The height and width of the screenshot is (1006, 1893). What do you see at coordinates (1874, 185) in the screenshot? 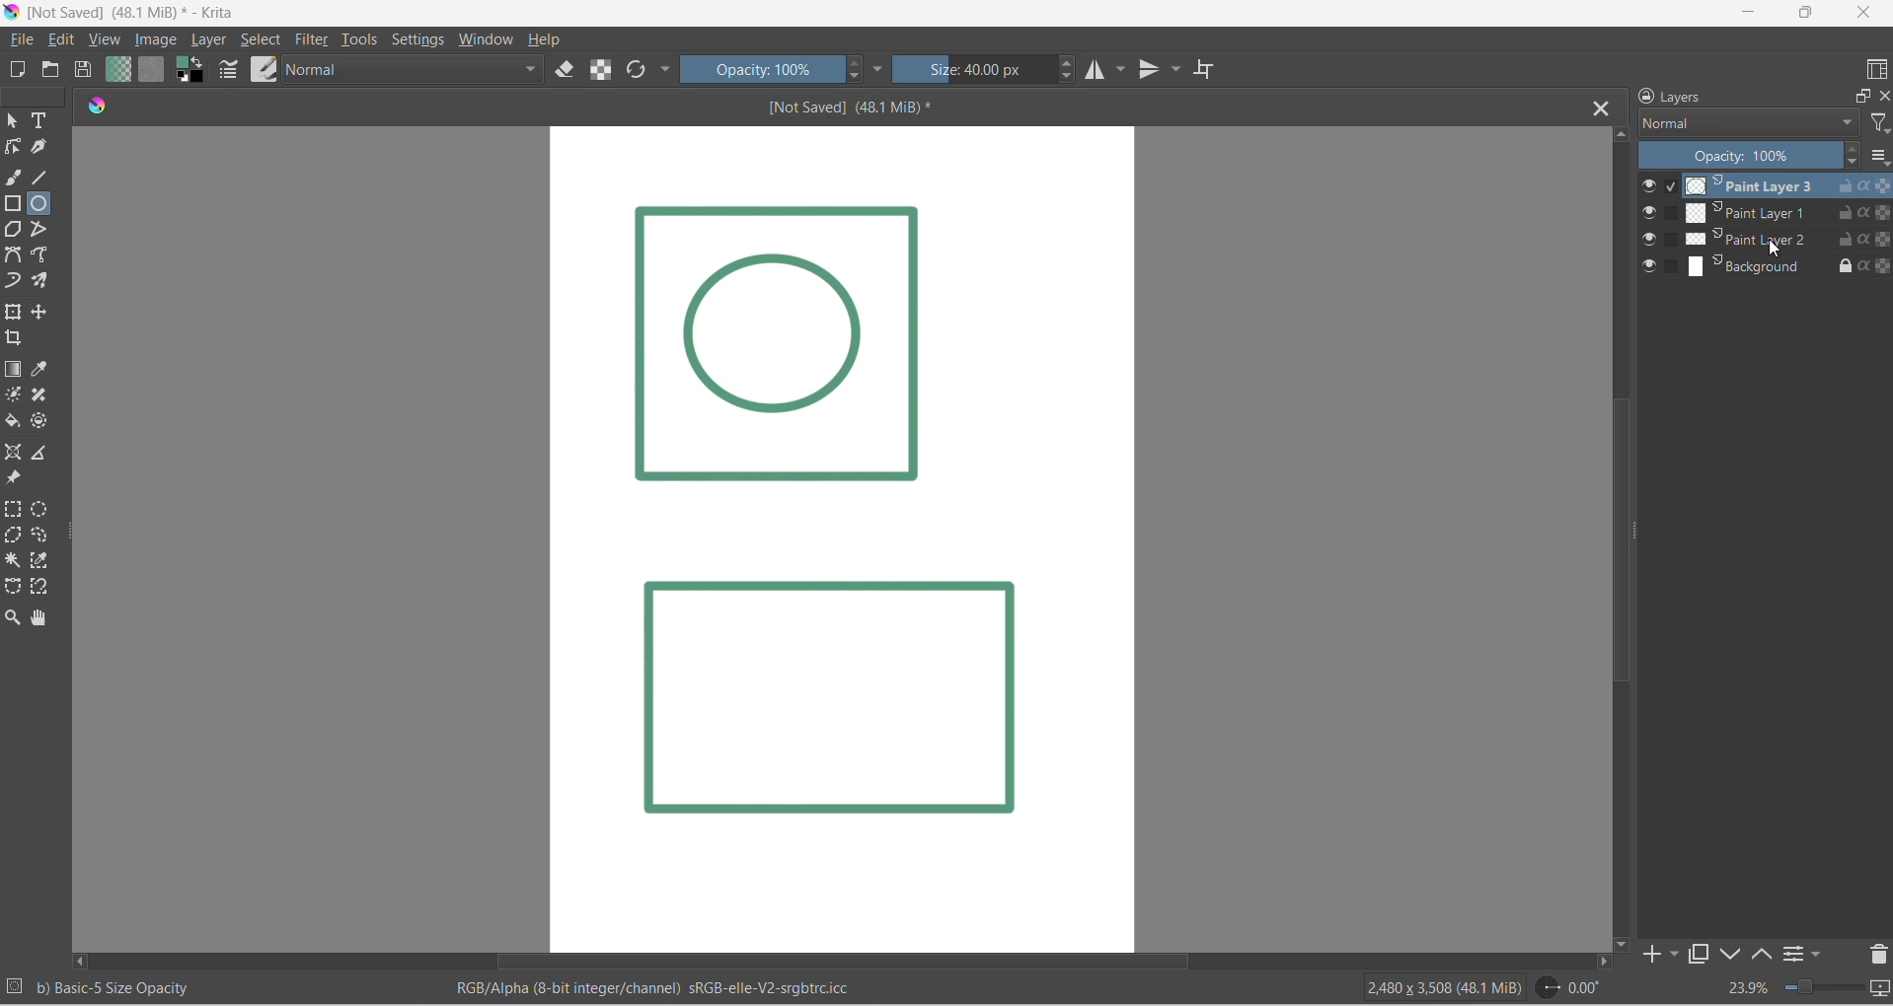
I see `preserve alpha` at bounding box center [1874, 185].